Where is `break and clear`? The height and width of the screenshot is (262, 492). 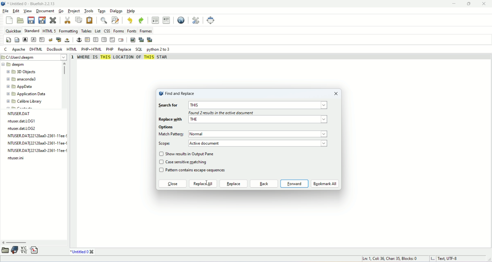 break and clear is located at coordinates (58, 39).